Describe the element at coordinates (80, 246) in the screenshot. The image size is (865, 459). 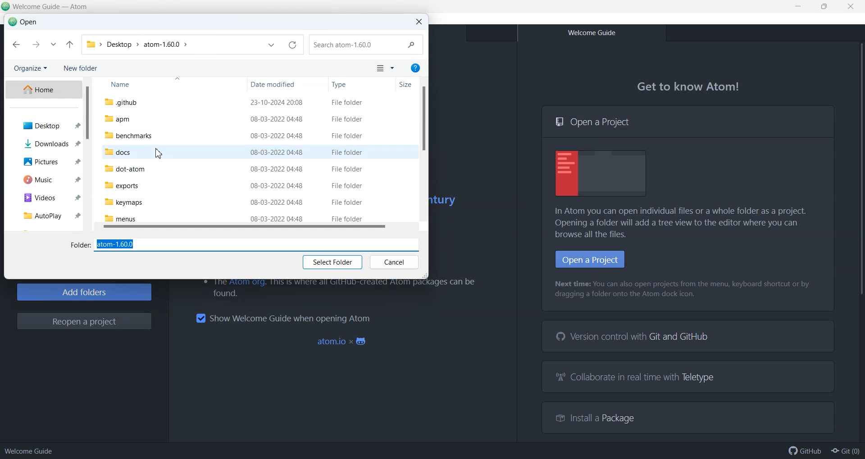
I see `Folder ` at that location.